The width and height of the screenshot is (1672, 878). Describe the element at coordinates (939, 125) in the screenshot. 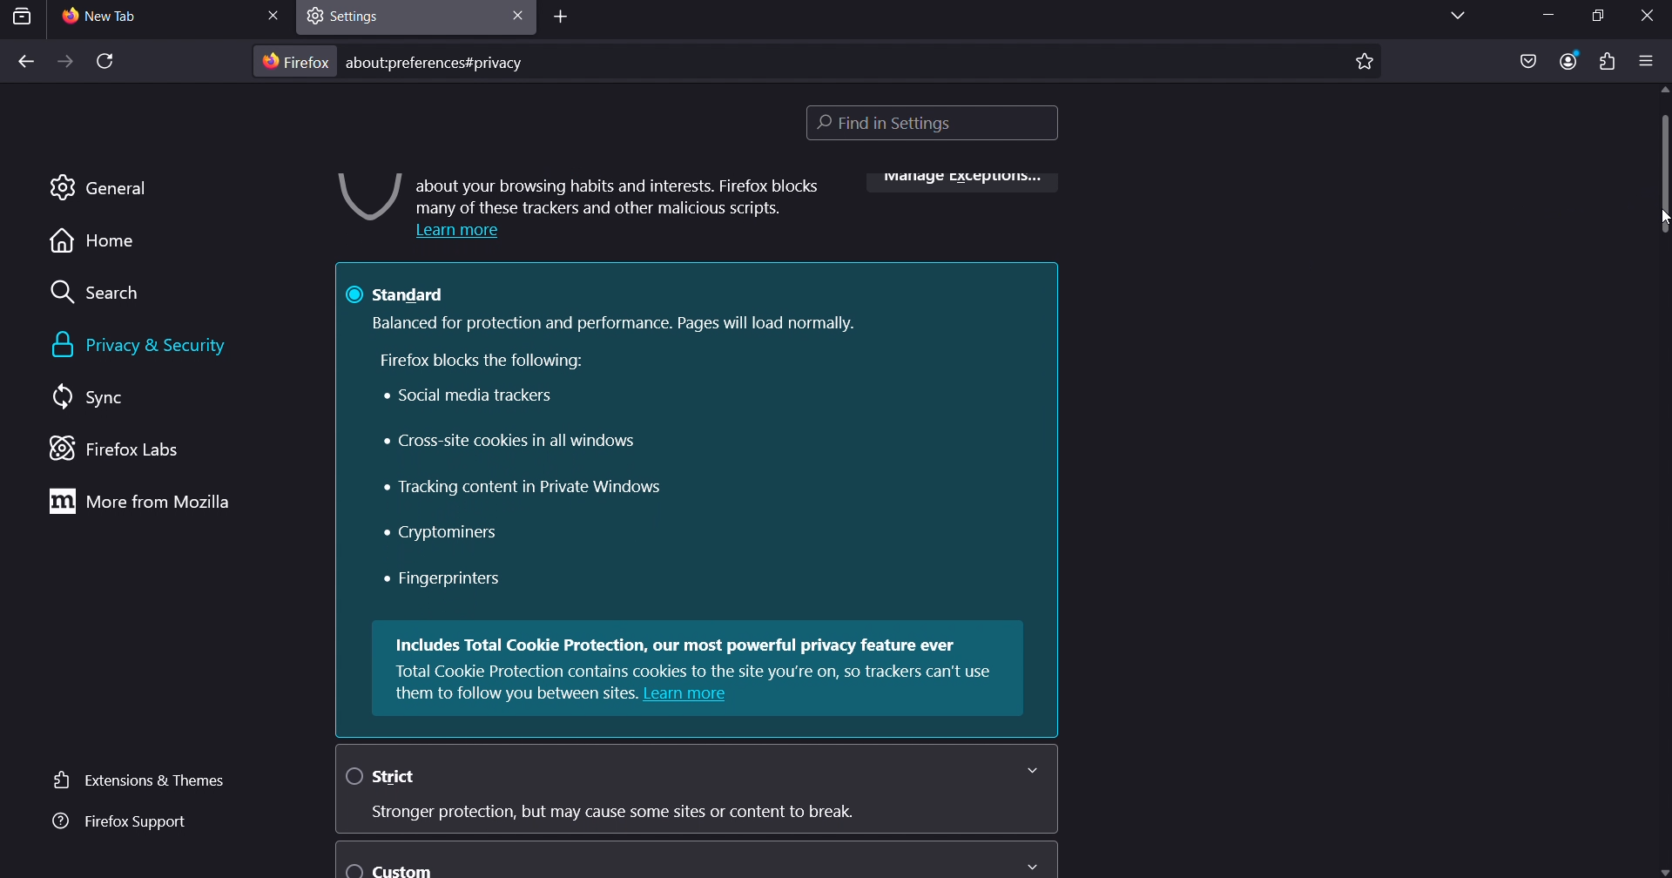

I see `find in settings` at that location.